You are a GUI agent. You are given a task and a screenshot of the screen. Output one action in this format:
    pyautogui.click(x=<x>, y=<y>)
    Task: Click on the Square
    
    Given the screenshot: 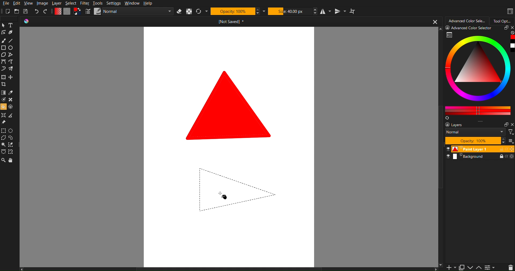 What is the action you would take?
    pyautogui.click(x=3, y=48)
    